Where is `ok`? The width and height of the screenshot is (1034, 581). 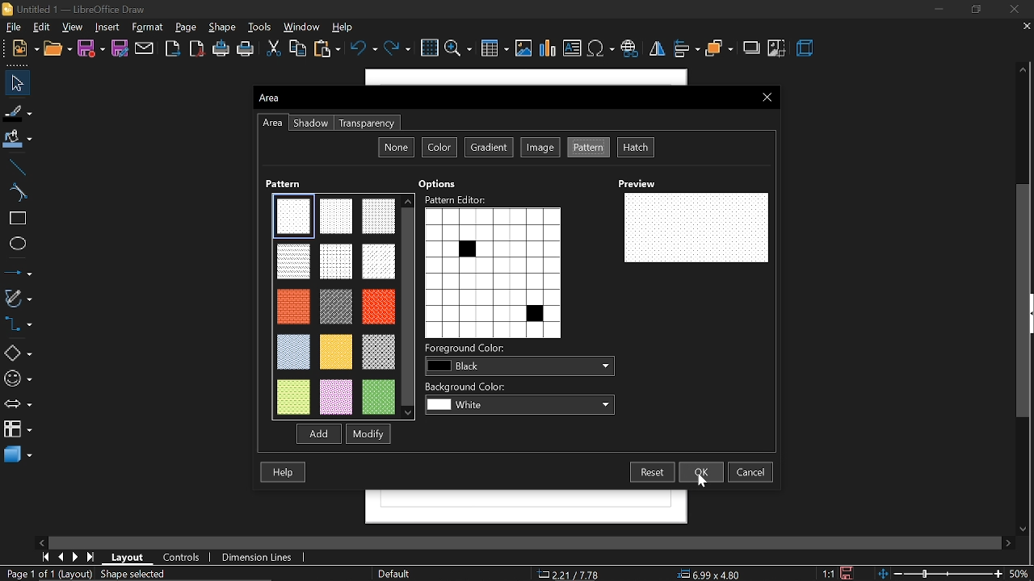
ok is located at coordinates (703, 471).